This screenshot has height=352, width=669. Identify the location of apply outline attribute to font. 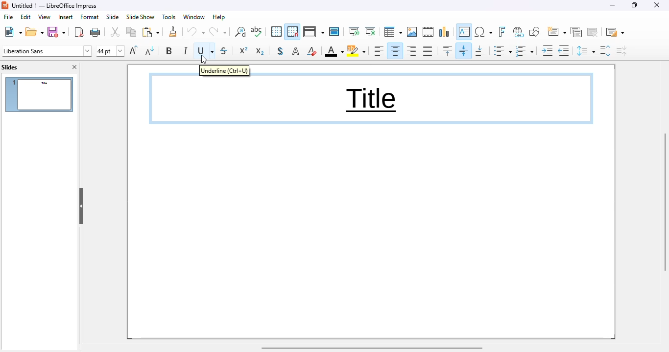
(296, 51).